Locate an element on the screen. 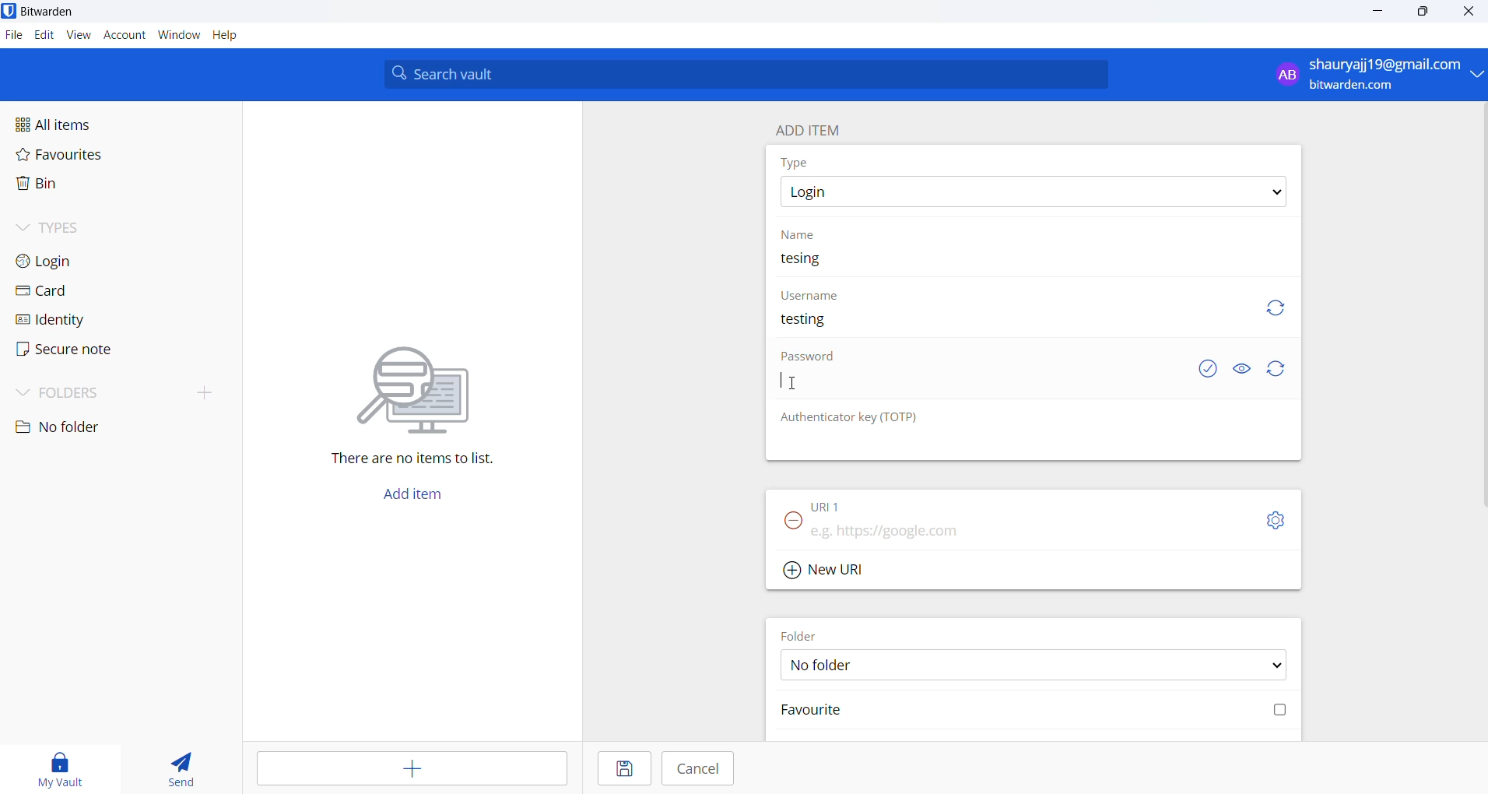 This screenshot has width=1488, height=794. file is located at coordinates (13, 36).